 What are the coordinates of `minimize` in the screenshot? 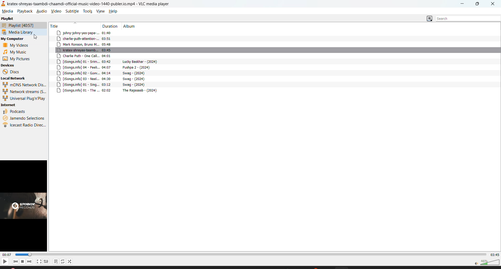 It's located at (463, 5).